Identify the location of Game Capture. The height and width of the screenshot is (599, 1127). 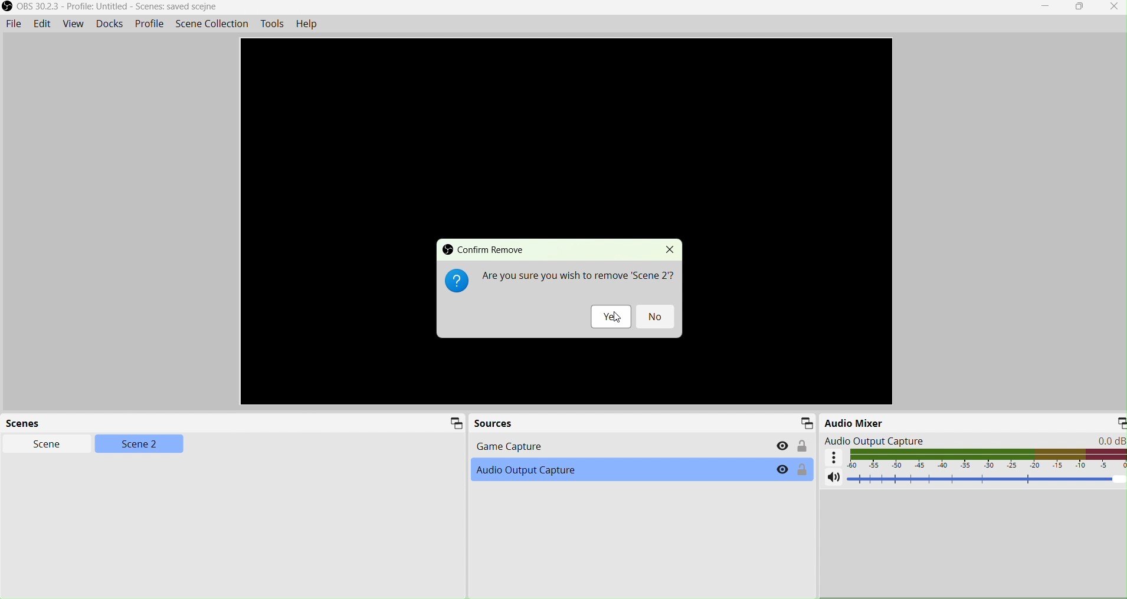
(604, 448).